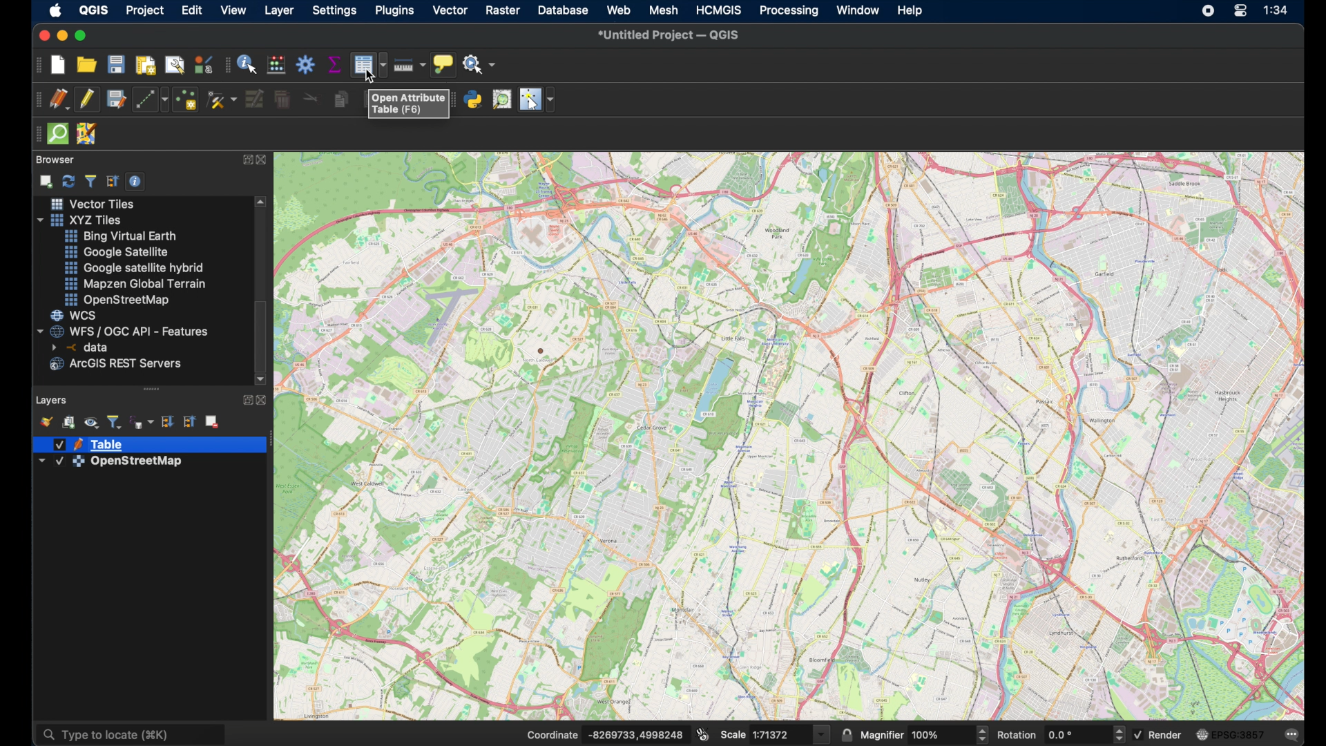  What do you see at coordinates (125, 331) in the screenshot?
I see `wfs/ogc api - features` at bounding box center [125, 331].